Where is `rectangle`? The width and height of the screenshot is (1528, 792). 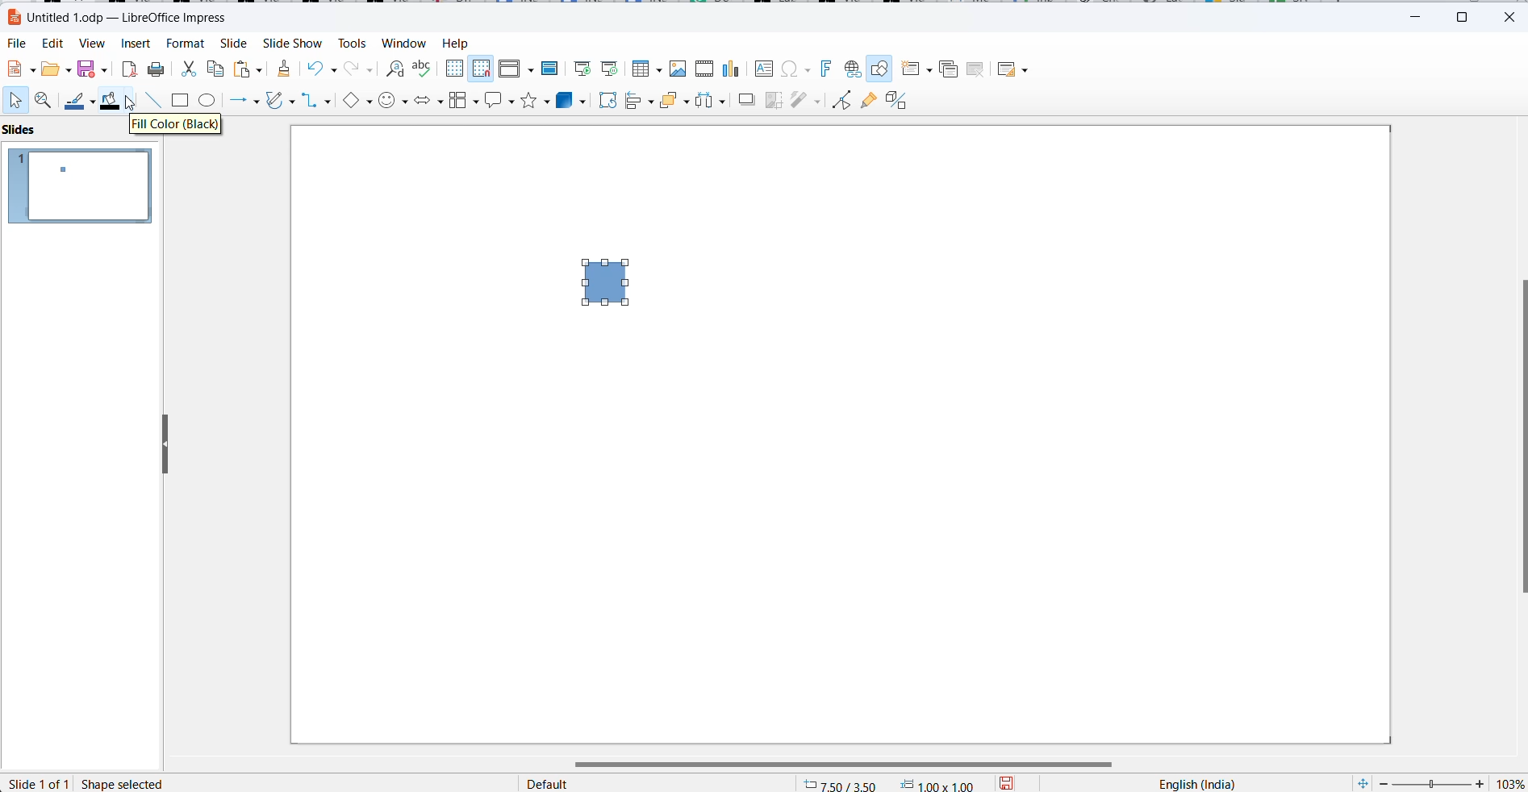 rectangle is located at coordinates (180, 102).